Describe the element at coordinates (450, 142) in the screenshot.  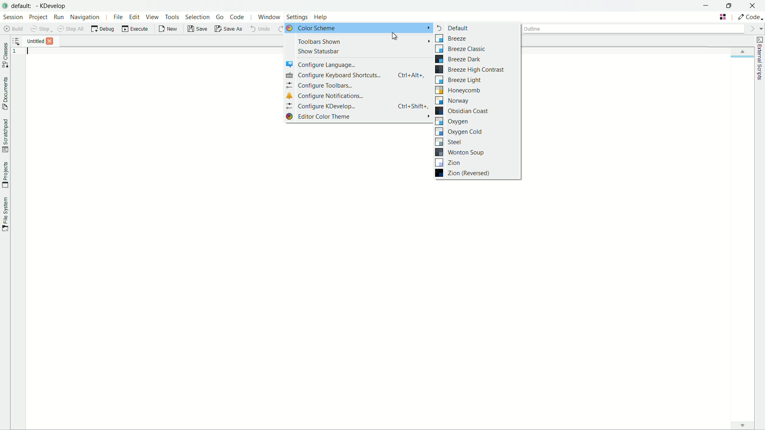
I see `steel` at that location.